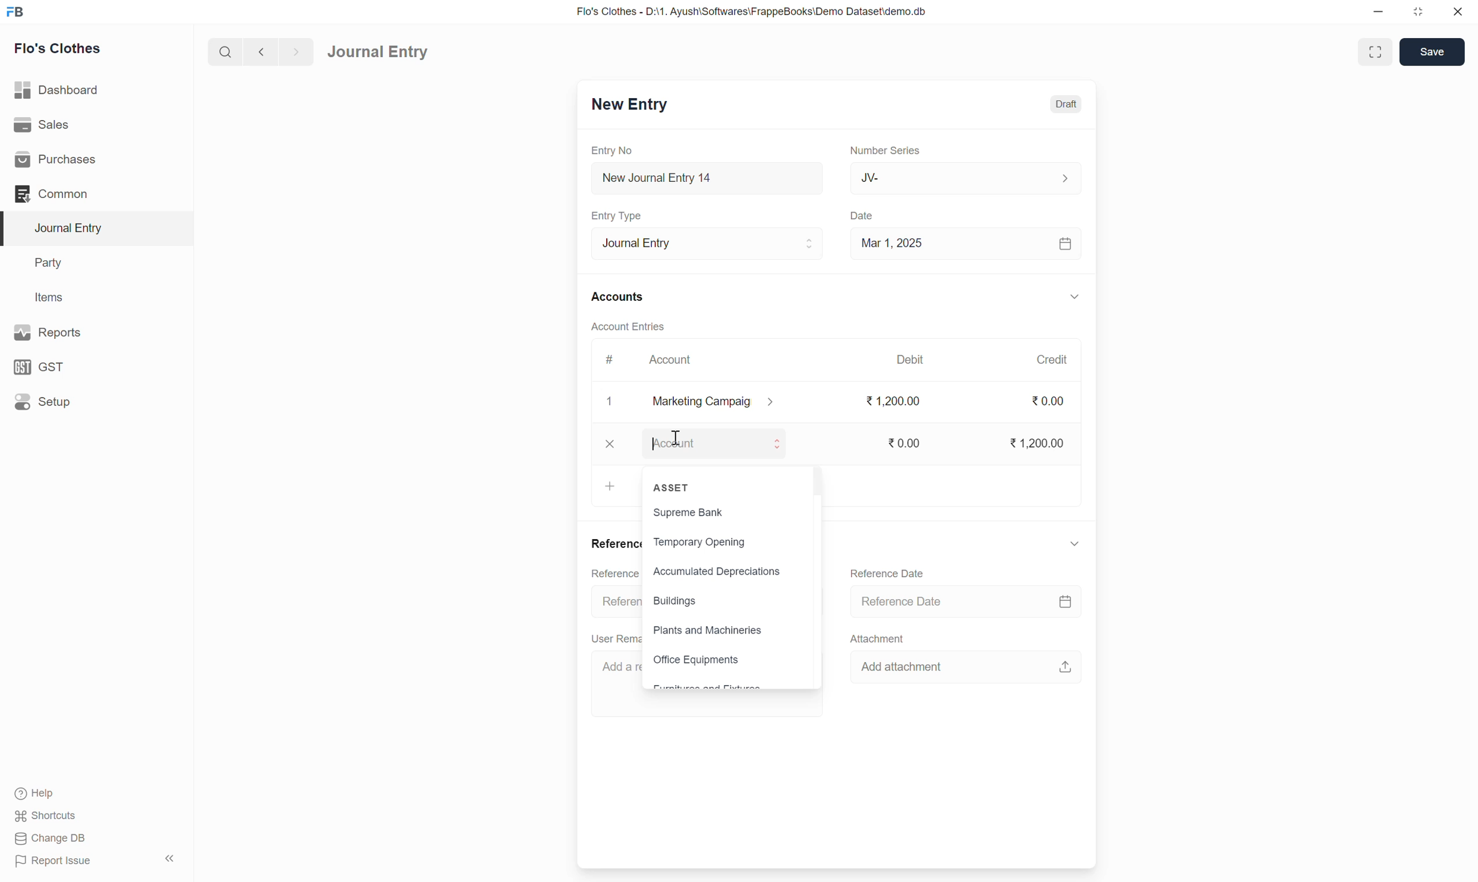 Image resolution: width=1478 pixels, height=882 pixels. I want to click on search, so click(224, 52).